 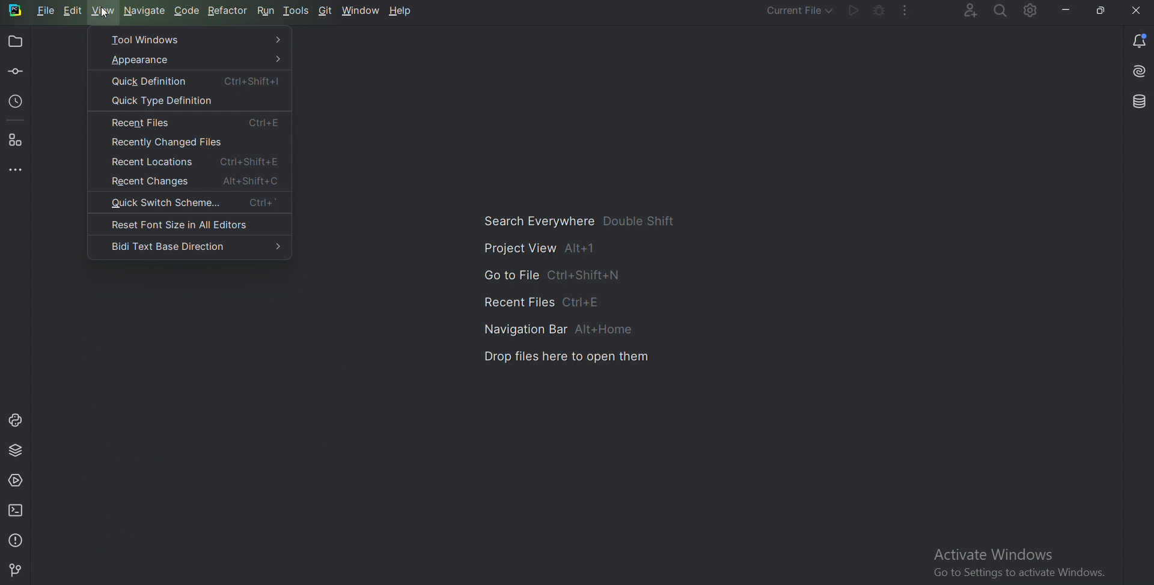 I want to click on Python console, so click(x=15, y=420).